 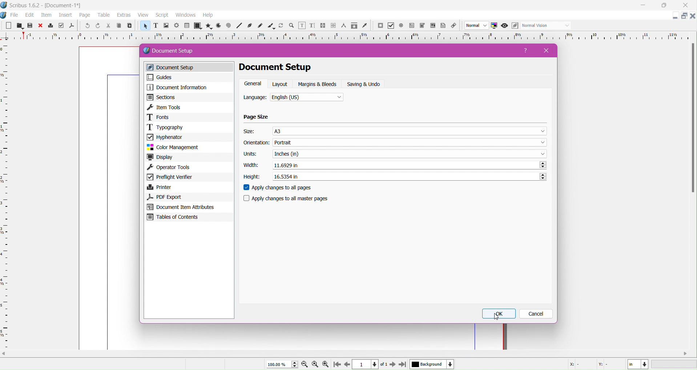 What do you see at coordinates (271, 26) in the screenshot?
I see `calligraphic lines` at bounding box center [271, 26].